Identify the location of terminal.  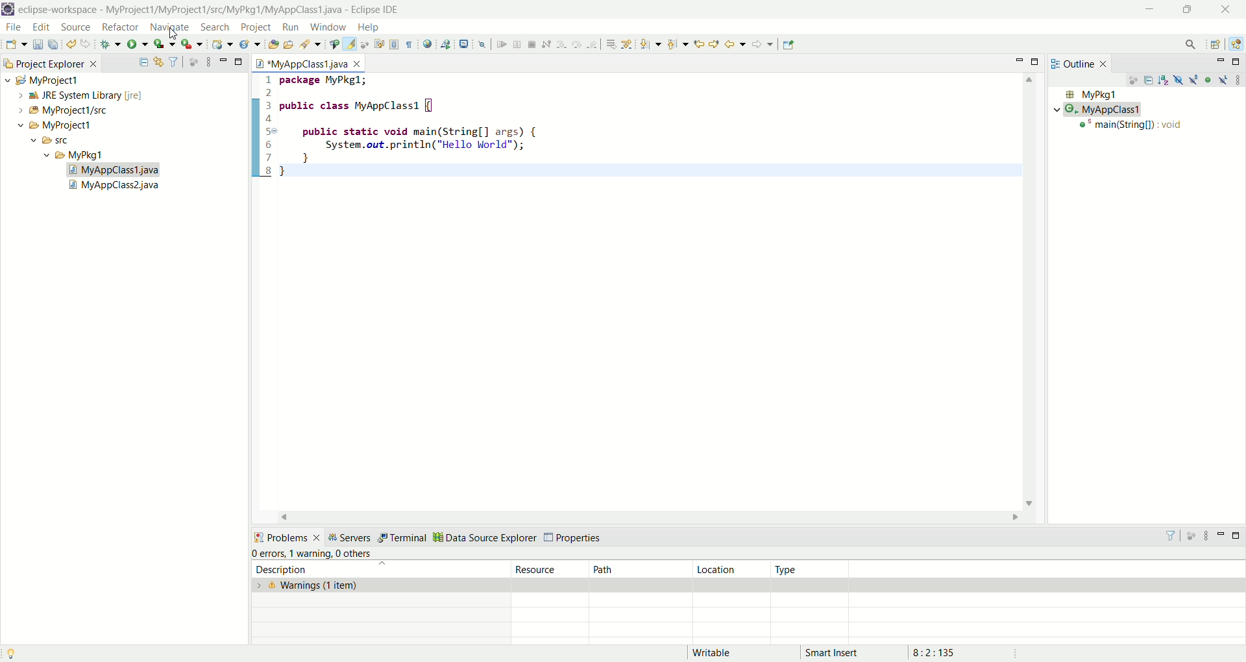
(402, 538).